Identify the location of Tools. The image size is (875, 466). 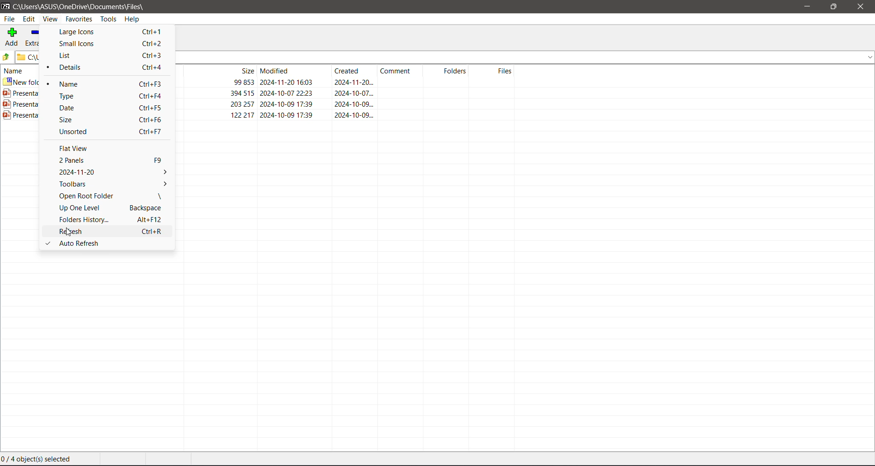
(108, 18).